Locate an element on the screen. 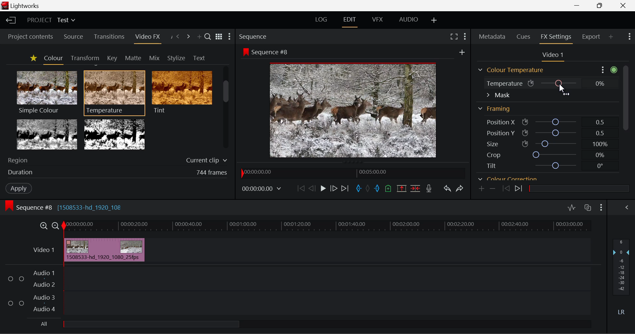  Export is located at coordinates (592, 39).